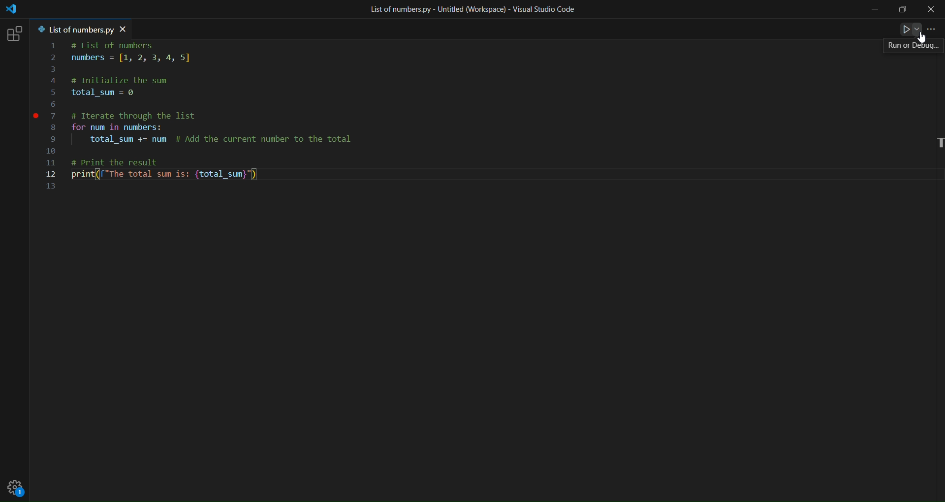 The height and width of the screenshot is (502, 945). What do you see at coordinates (935, 231) in the screenshot?
I see `scroll bar` at bounding box center [935, 231].